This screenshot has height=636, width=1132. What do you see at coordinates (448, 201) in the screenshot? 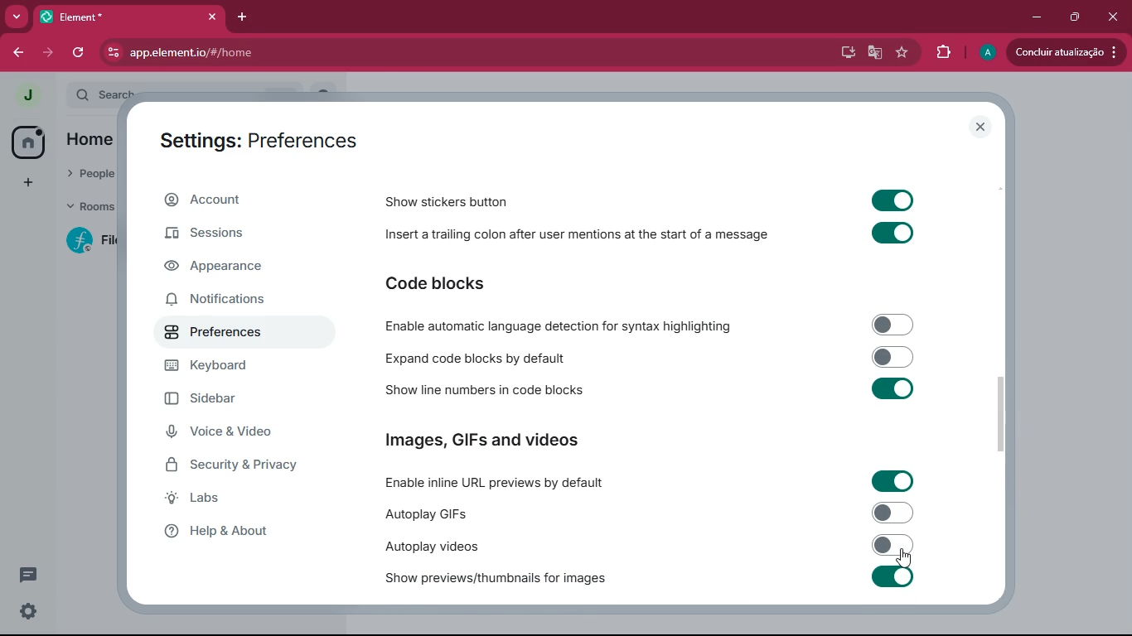
I see `show stickers button` at bounding box center [448, 201].